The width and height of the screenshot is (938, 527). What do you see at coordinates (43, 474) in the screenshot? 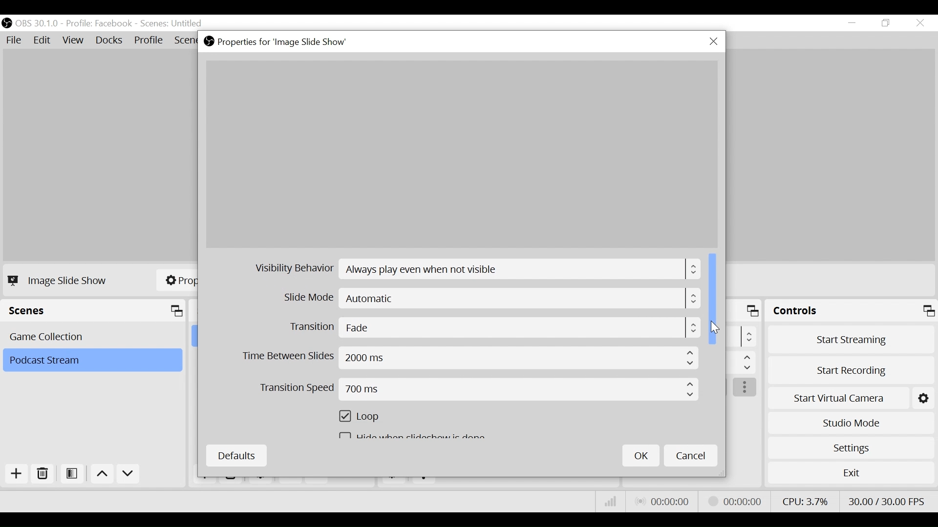
I see `Remove` at bounding box center [43, 474].